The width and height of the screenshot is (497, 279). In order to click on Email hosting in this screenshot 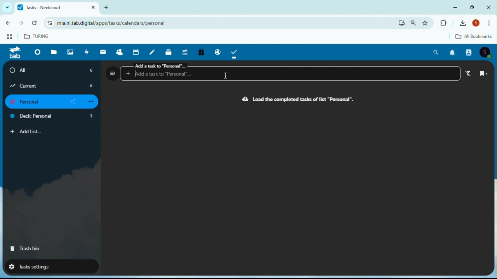, I will do `click(216, 51)`.